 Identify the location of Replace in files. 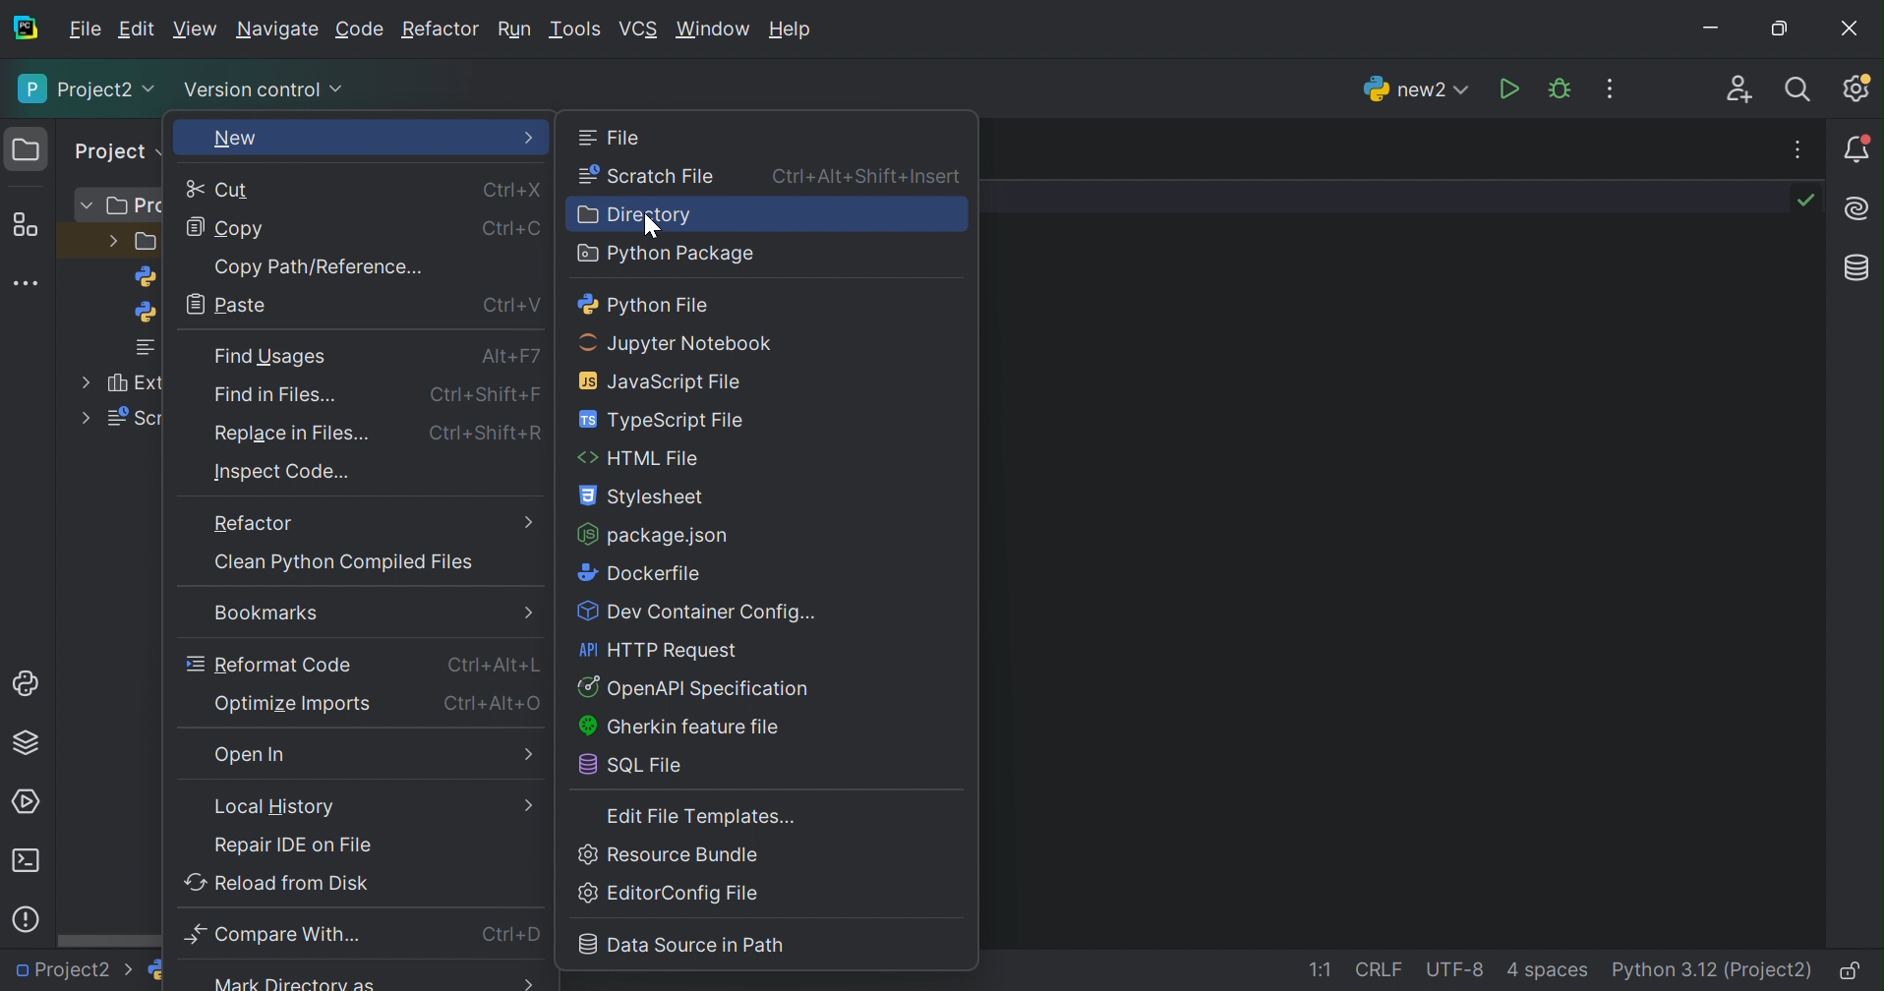
(293, 434).